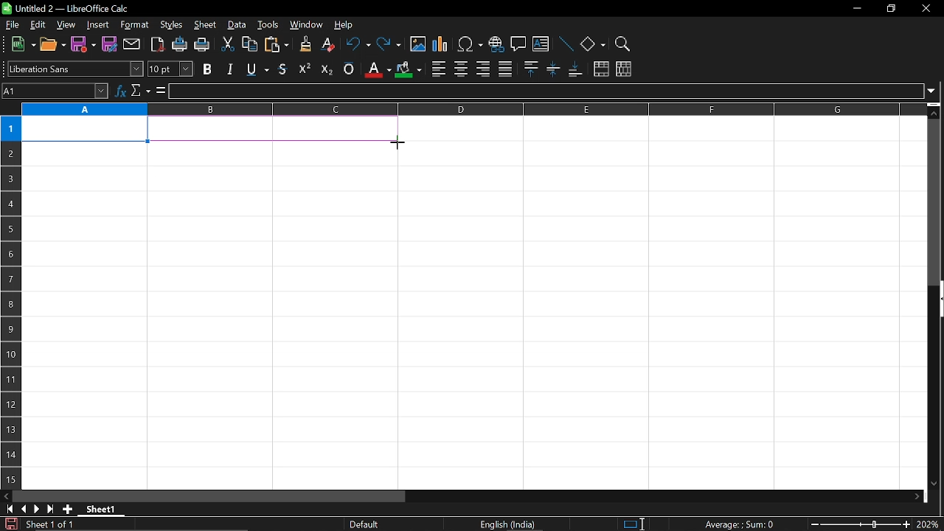  Describe the element at coordinates (326, 45) in the screenshot. I see `eraser` at that location.